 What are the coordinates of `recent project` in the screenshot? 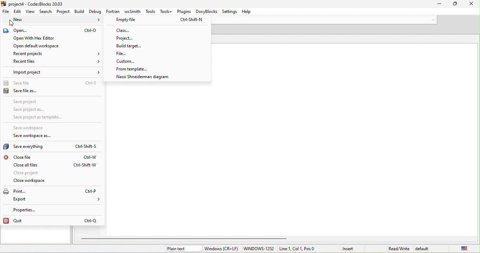 It's located at (52, 54).